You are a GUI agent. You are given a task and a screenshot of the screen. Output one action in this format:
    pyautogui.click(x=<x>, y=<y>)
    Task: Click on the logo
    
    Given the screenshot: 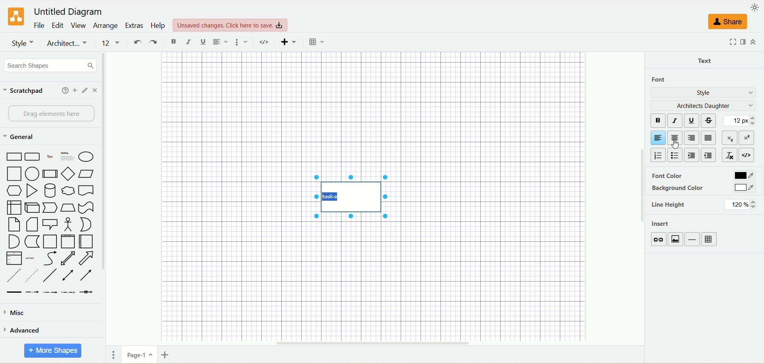 What is the action you would take?
    pyautogui.click(x=17, y=16)
    